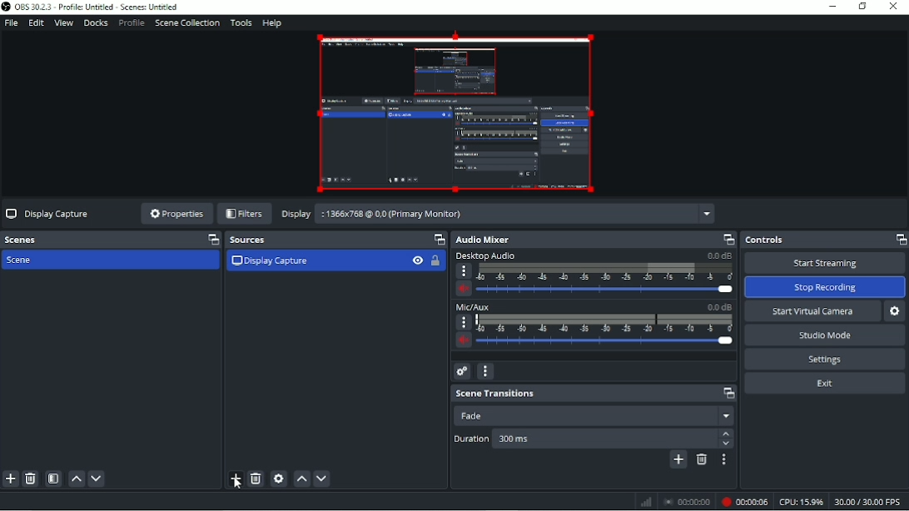  What do you see at coordinates (824, 359) in the screenshot?
I see `Settings` at bounding box center [824, 359].